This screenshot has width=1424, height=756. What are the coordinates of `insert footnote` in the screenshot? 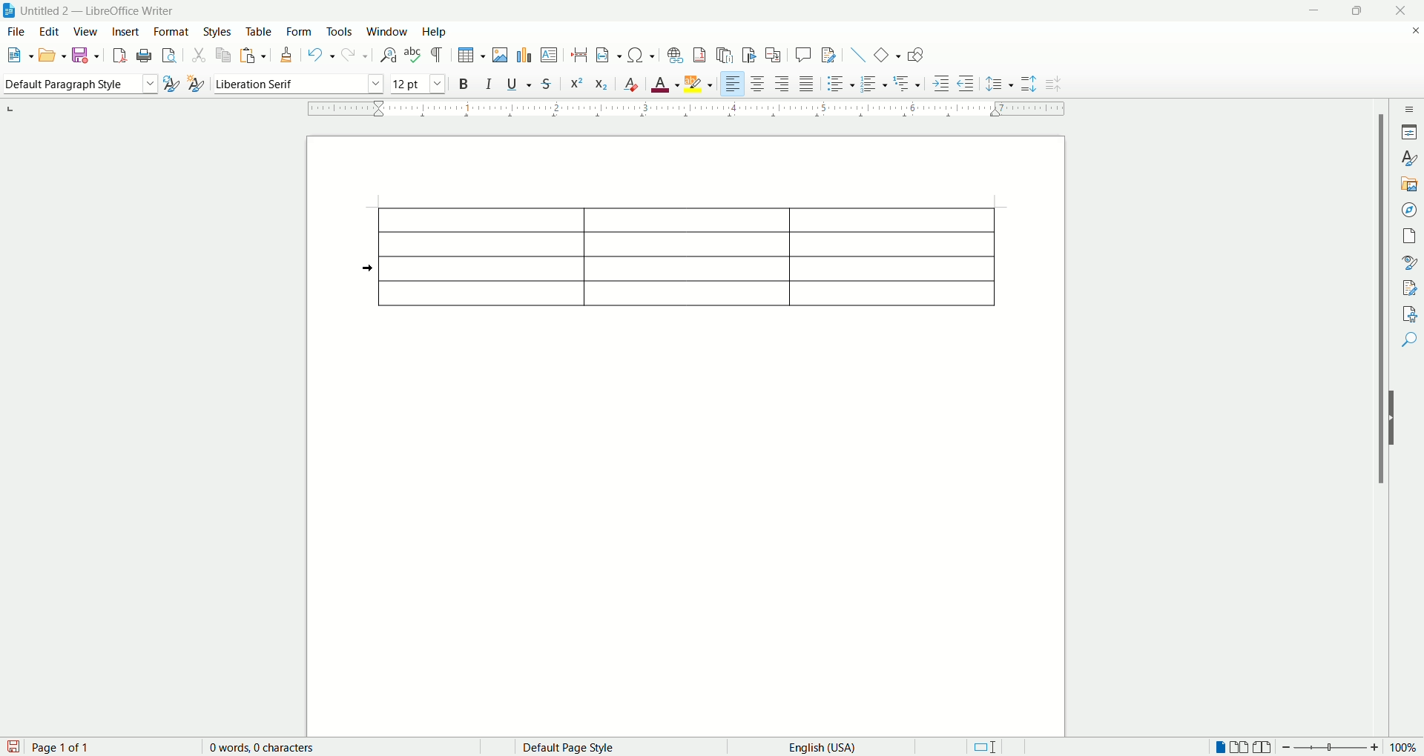 It's located at (699, 53).